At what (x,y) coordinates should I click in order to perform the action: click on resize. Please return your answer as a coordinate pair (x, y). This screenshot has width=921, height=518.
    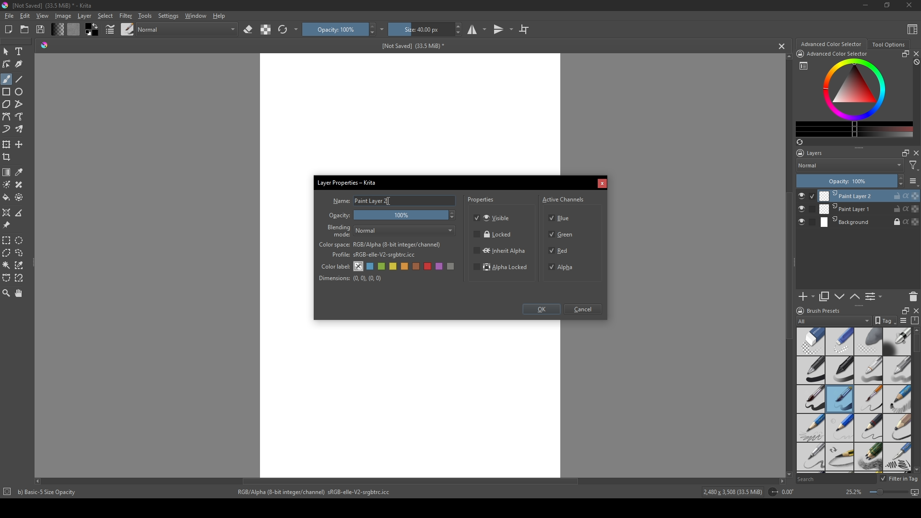
    Looking at the image, I should click on (903, 310).